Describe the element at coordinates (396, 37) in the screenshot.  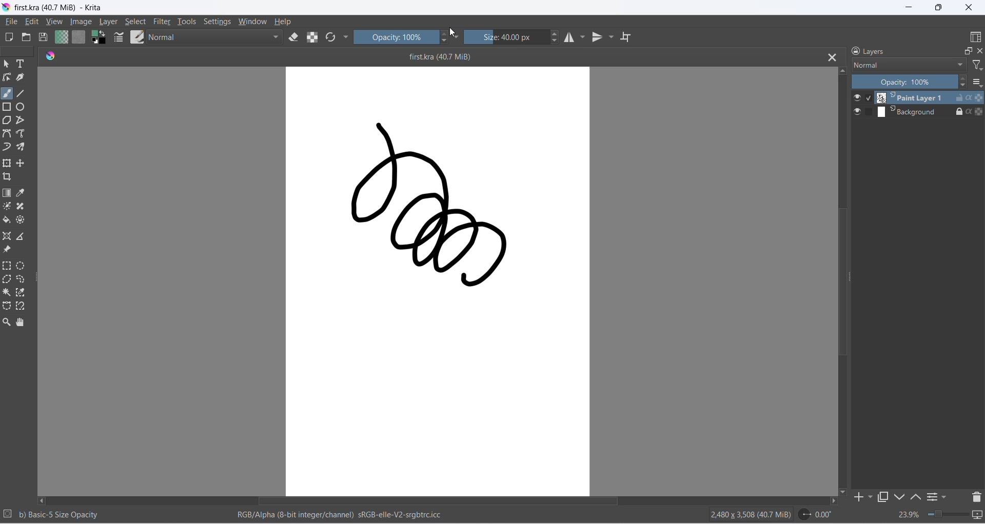
I see `opacity` at that location.